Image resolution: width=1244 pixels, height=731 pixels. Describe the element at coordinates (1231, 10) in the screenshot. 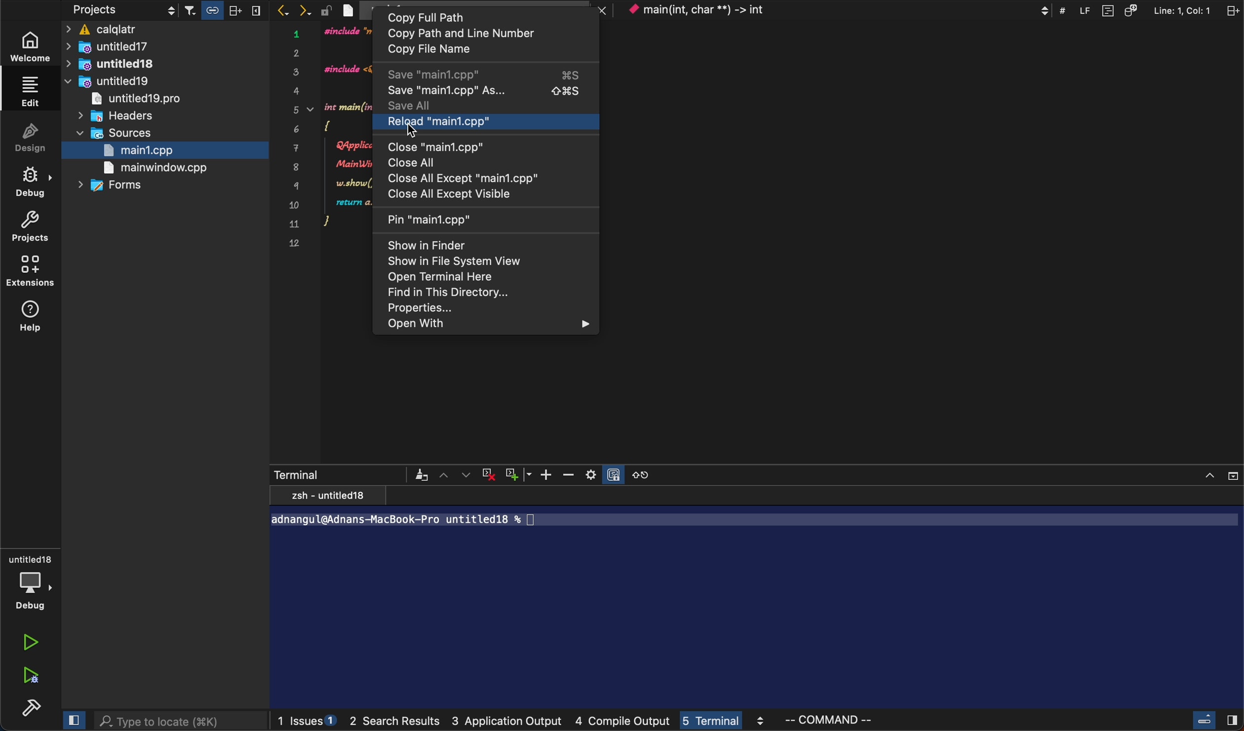

I see `split` at that location.